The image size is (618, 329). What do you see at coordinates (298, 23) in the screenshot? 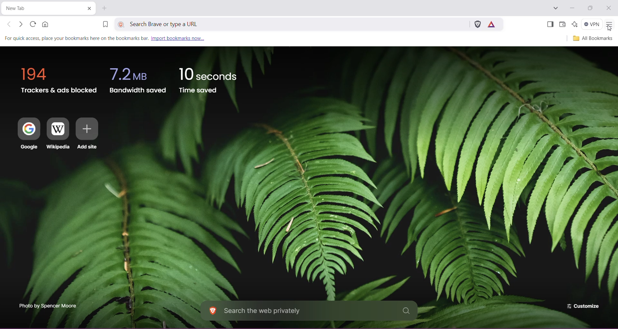
I see `Search Brave or type a URL` at bounding box center [298, 23].